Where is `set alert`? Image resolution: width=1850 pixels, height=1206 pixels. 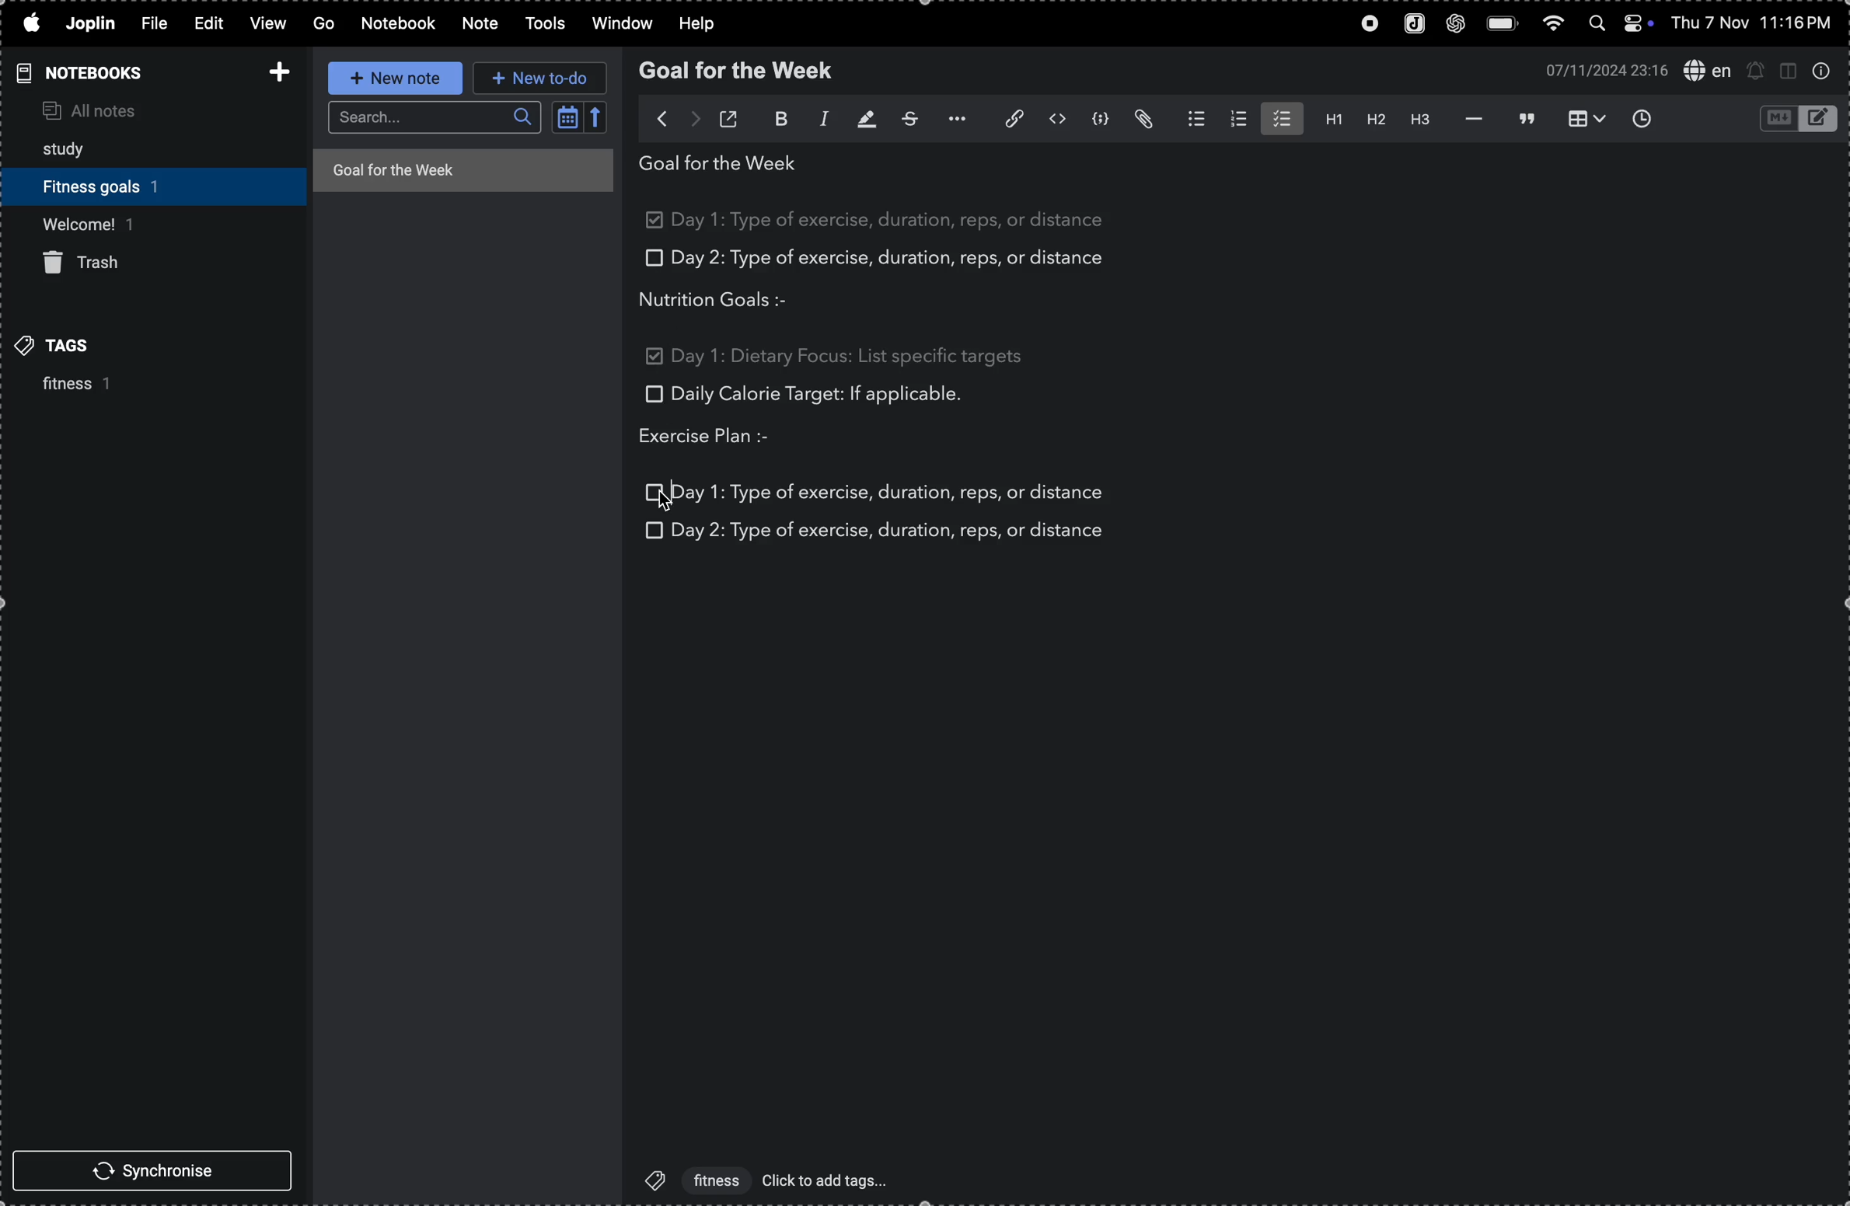 set alert is located at coordinates (1756, 71).